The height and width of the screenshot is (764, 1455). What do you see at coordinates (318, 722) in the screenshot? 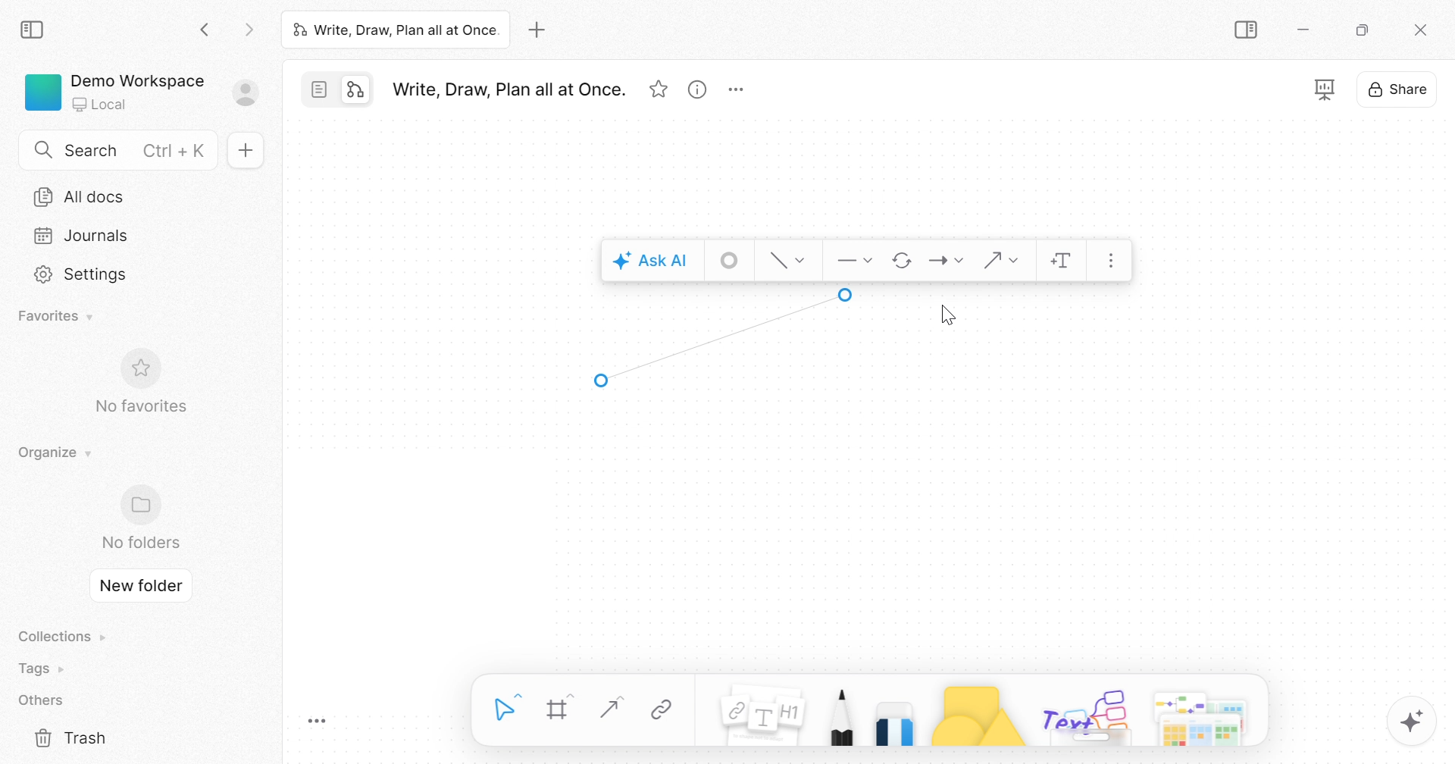
I see `Toggle Zoom Tool Bar` at bounding box center [318, 722].